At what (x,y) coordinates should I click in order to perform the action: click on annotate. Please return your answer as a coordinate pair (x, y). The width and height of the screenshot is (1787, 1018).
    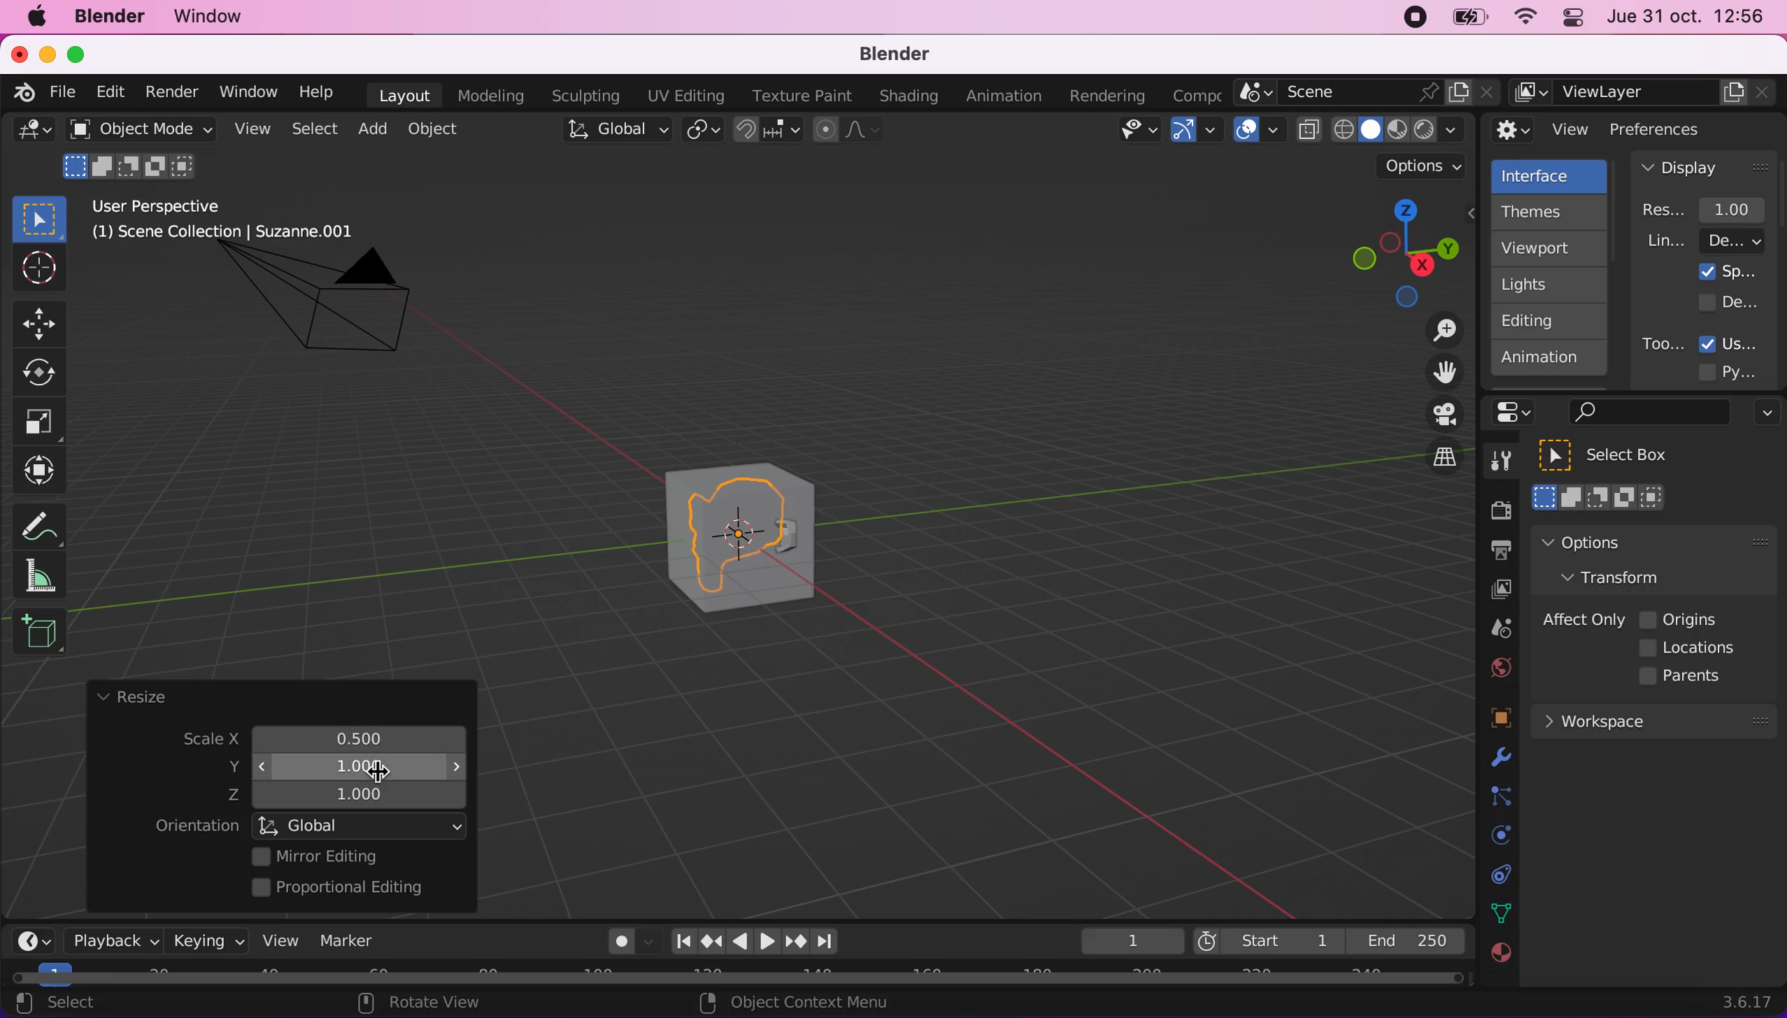
    Looking at the image, I should click on (45, 522).